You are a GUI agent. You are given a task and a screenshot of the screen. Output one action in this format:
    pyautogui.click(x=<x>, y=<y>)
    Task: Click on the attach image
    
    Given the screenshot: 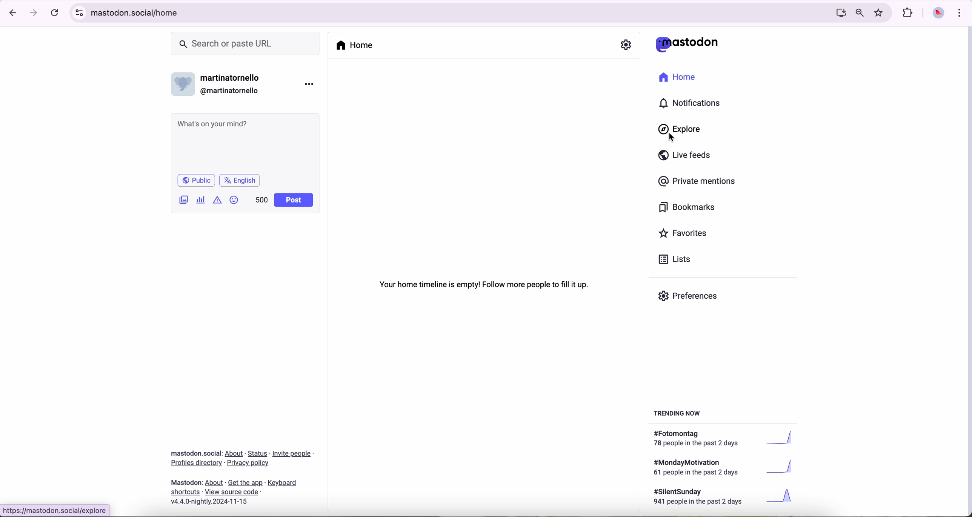 What is the action you would take?
    pyautogui.click(x=184, y=199)
    